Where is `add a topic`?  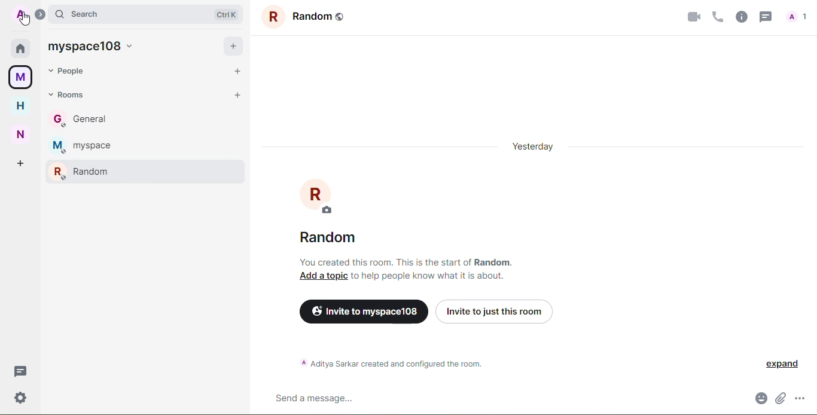
add a topic is located at coordinates (322, 275).